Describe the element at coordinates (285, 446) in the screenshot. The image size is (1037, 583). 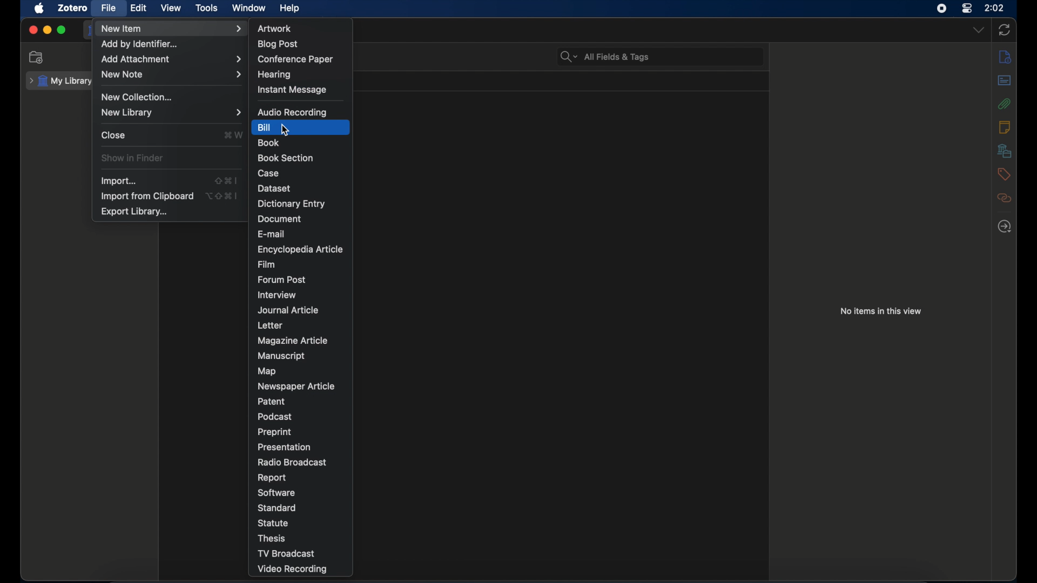
I see `presentation` at that location.